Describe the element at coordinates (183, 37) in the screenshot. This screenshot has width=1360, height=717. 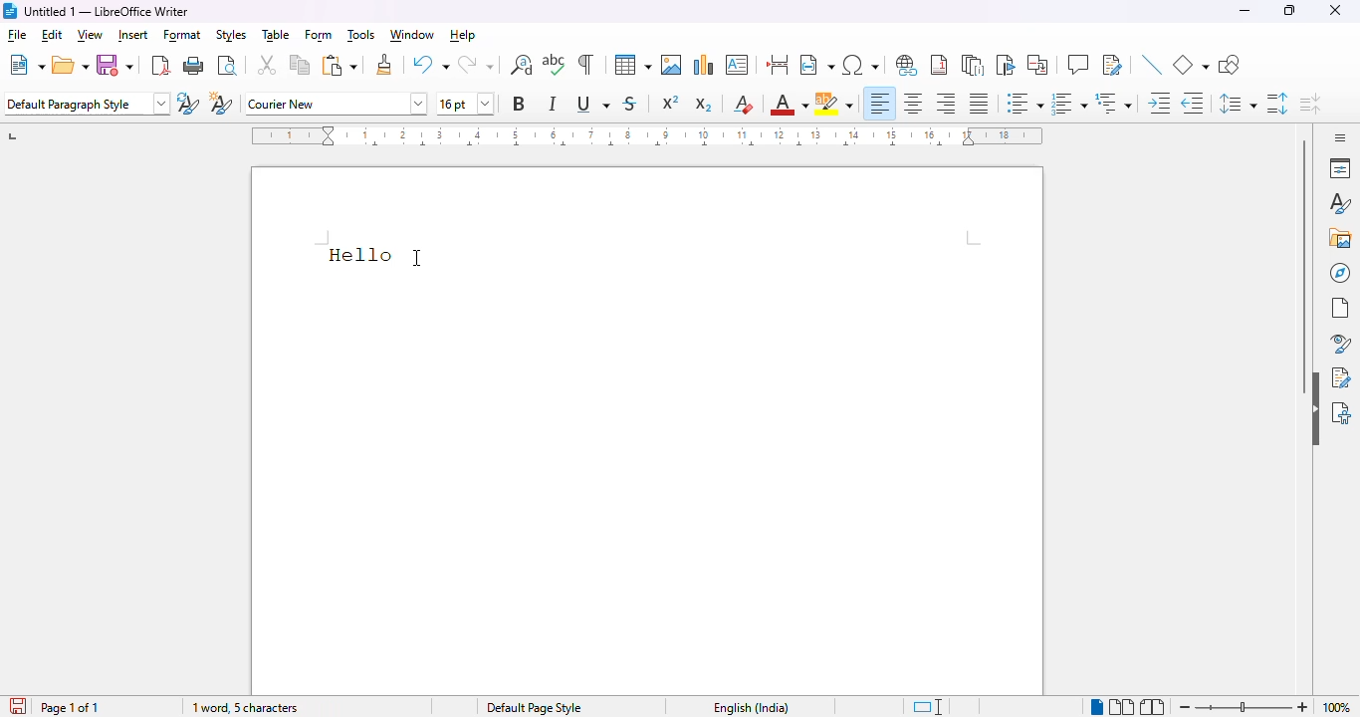
I see `format` at that location.